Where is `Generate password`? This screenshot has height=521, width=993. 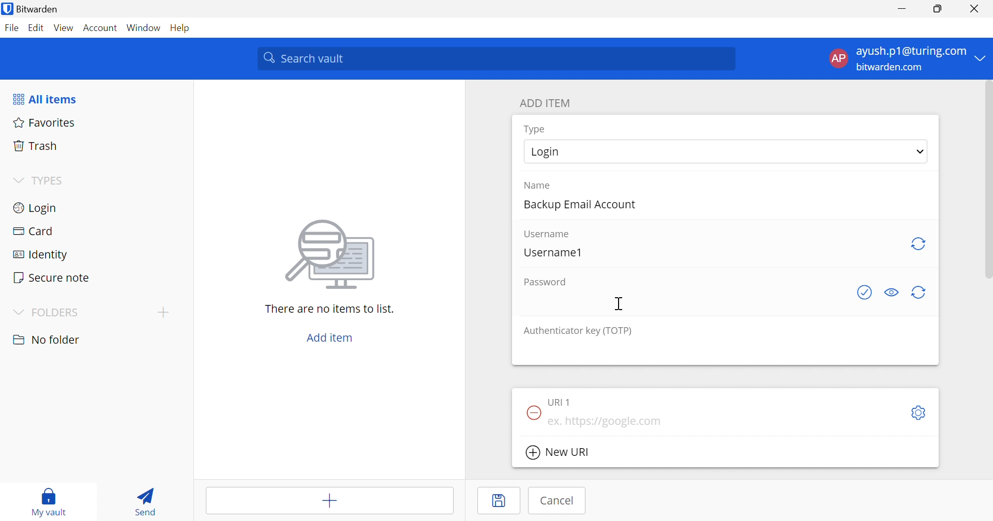 Generate password is located at coordinates (919, 243).